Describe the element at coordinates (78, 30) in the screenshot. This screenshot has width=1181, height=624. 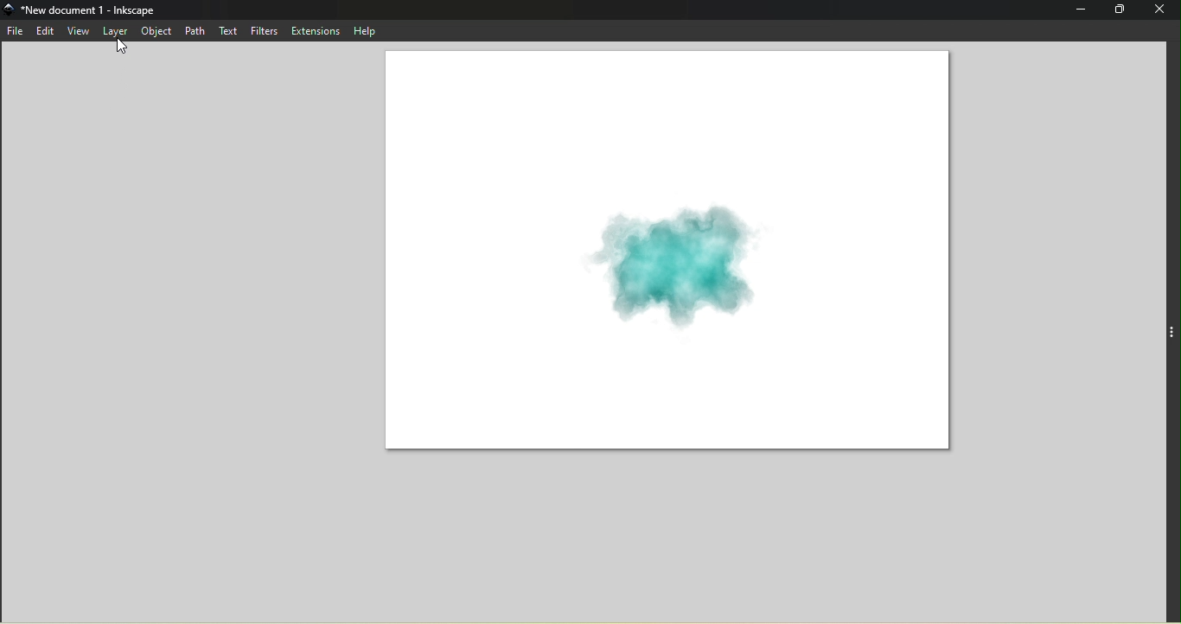
I see `View` at that location.